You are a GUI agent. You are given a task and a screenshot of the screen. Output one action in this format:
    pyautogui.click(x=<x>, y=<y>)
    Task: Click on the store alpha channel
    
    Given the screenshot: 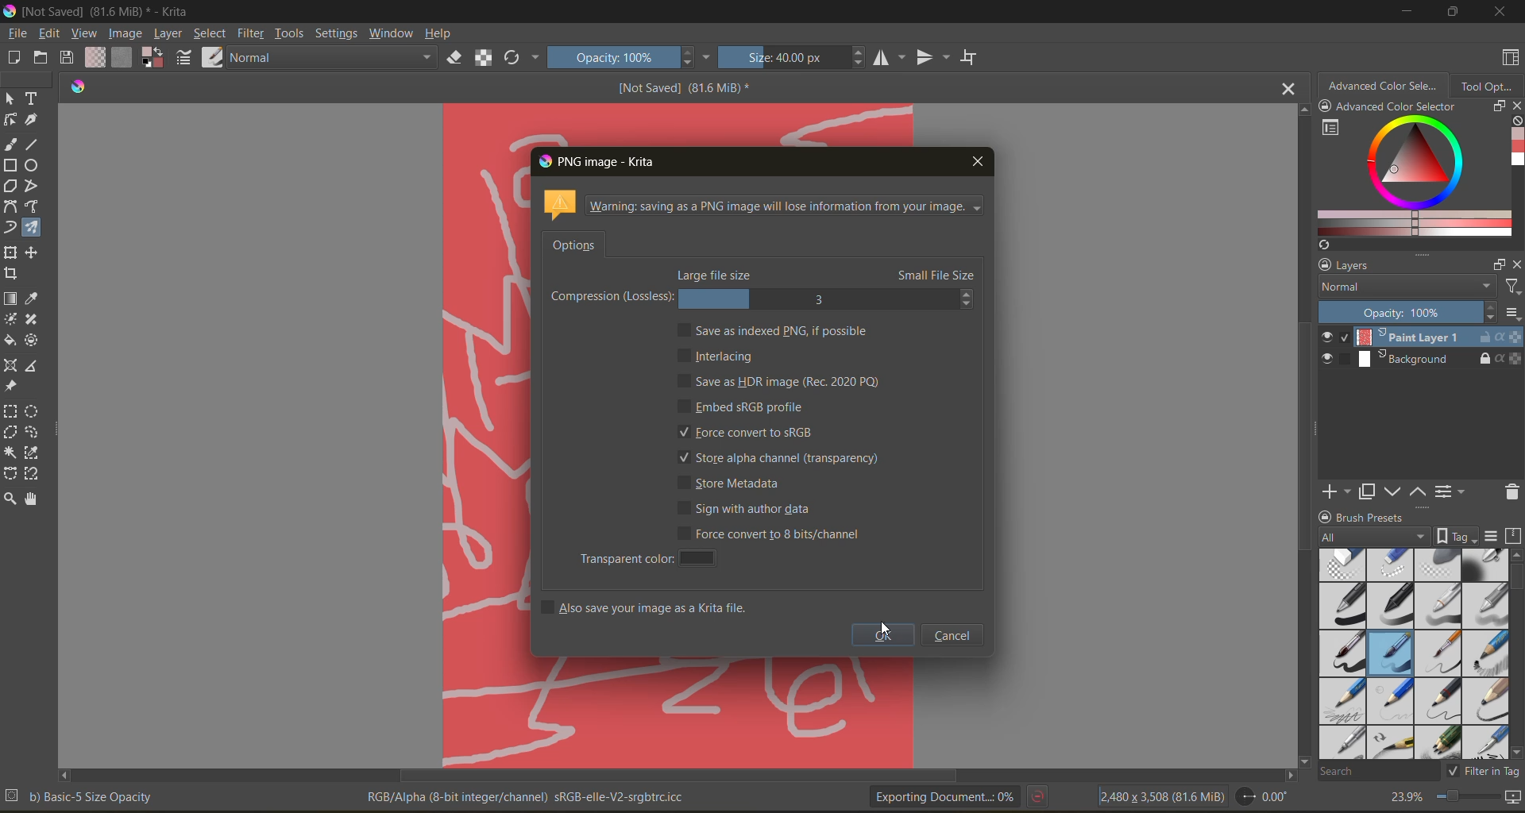 What is the action you would take?
    pyautogui.click(x=780, y=457)
    